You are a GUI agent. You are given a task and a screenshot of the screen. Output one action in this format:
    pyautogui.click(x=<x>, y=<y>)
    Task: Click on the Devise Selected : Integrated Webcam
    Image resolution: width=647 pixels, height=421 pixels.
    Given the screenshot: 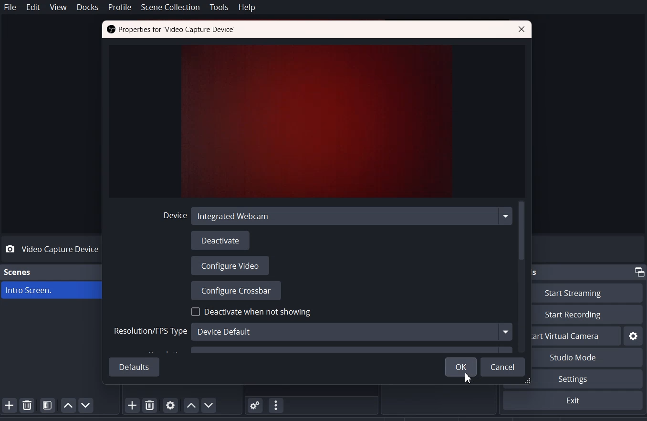 What is the action you would take?
    pyautogui.click(x=334, y=216)
    